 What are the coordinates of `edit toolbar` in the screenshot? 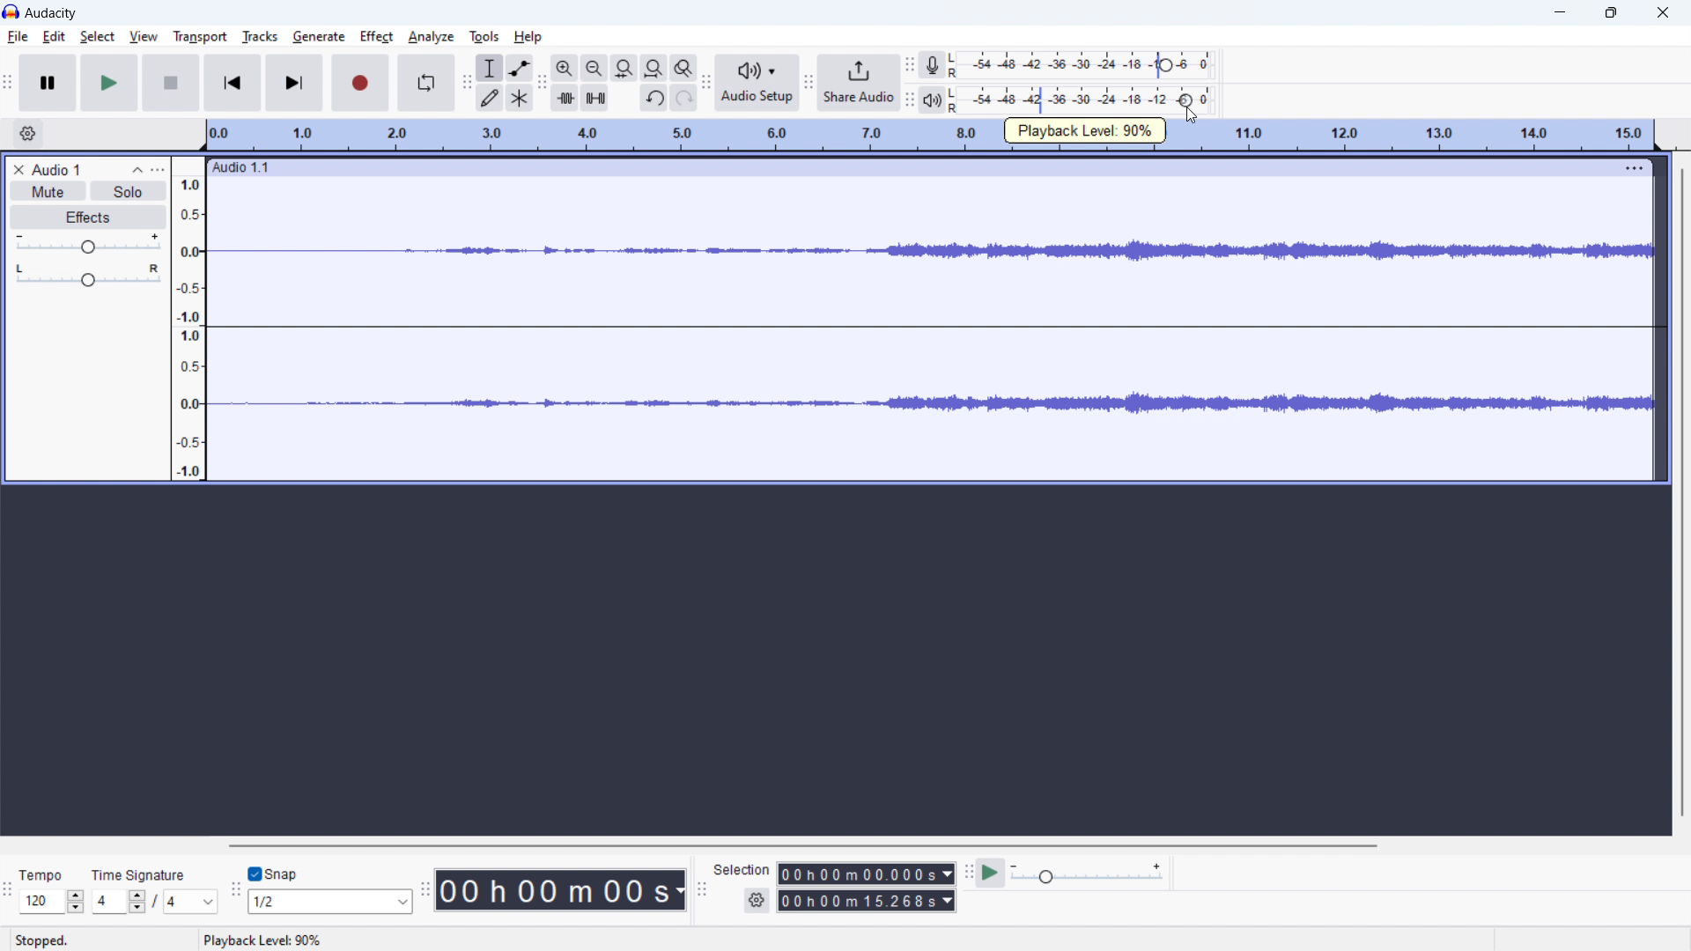 It's located at (542, 82).